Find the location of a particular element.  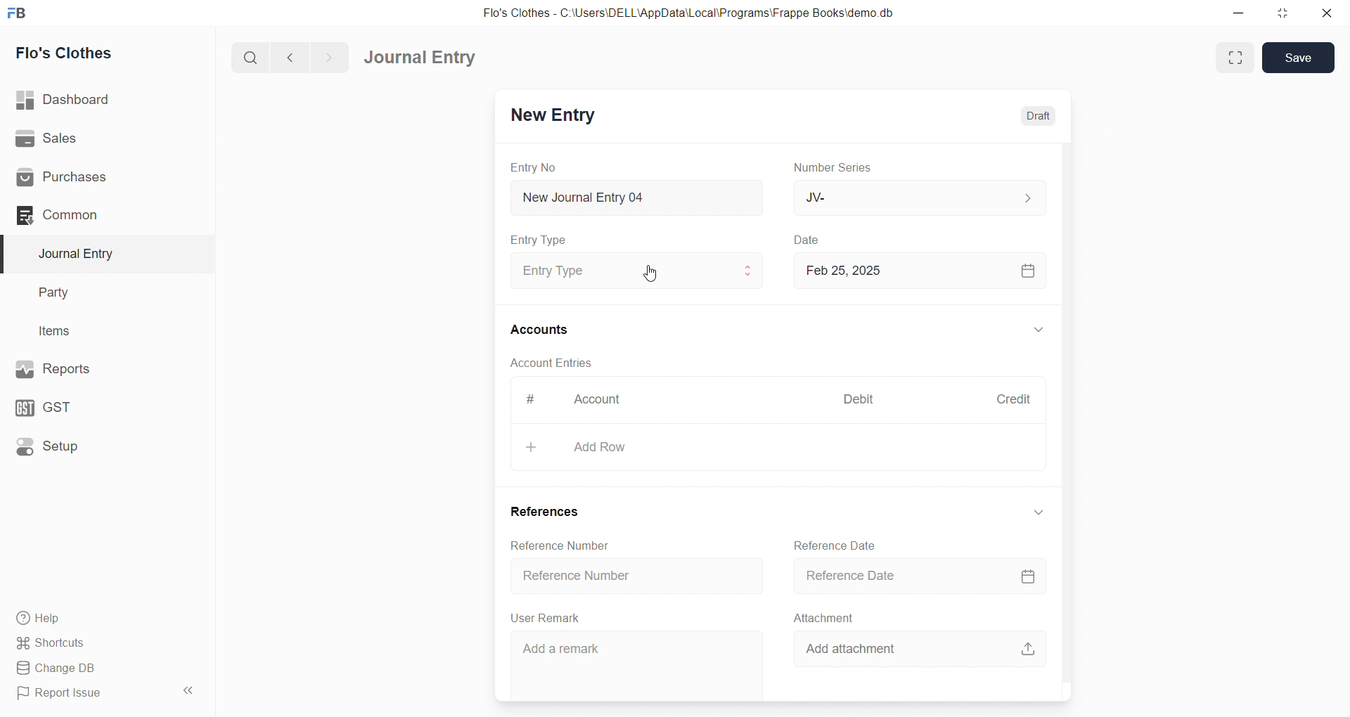

search is located at coordinates (253, 56).